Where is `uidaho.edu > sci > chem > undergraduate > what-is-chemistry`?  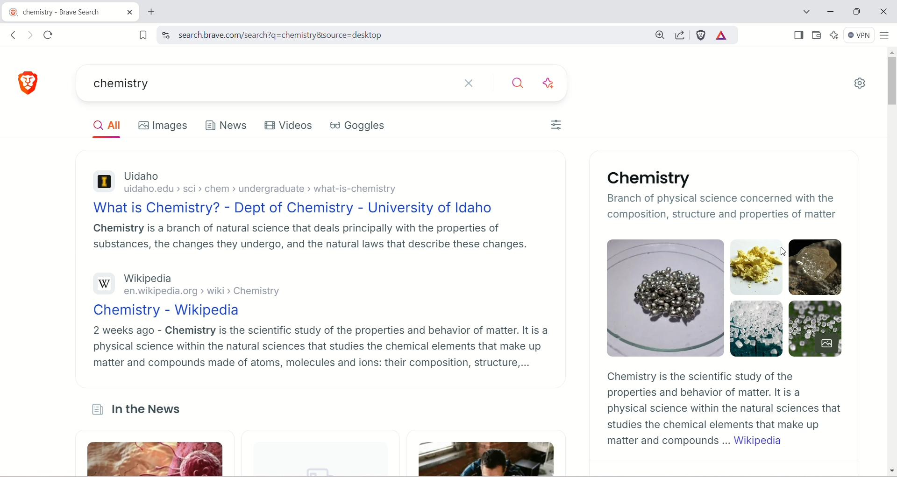 uidaho.edu > sci > chem > undergraduate > what-is-chemistry is located at coordinates (271, 189).